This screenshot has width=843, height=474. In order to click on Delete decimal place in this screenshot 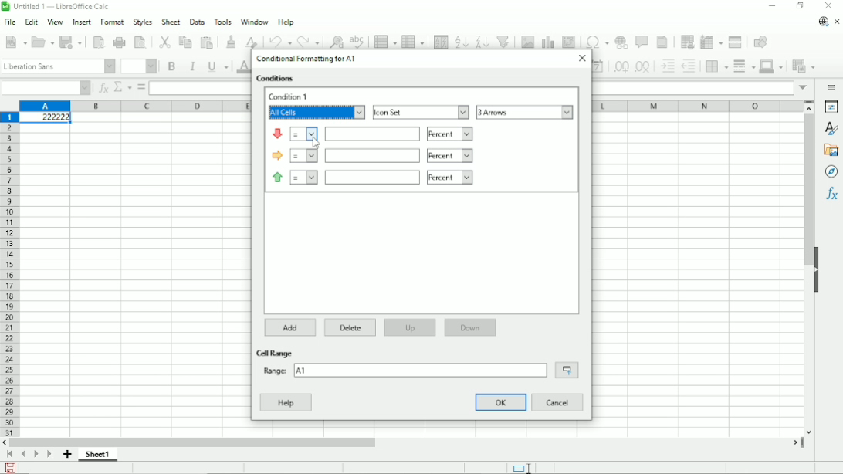, I will do `click(644, 67)`.